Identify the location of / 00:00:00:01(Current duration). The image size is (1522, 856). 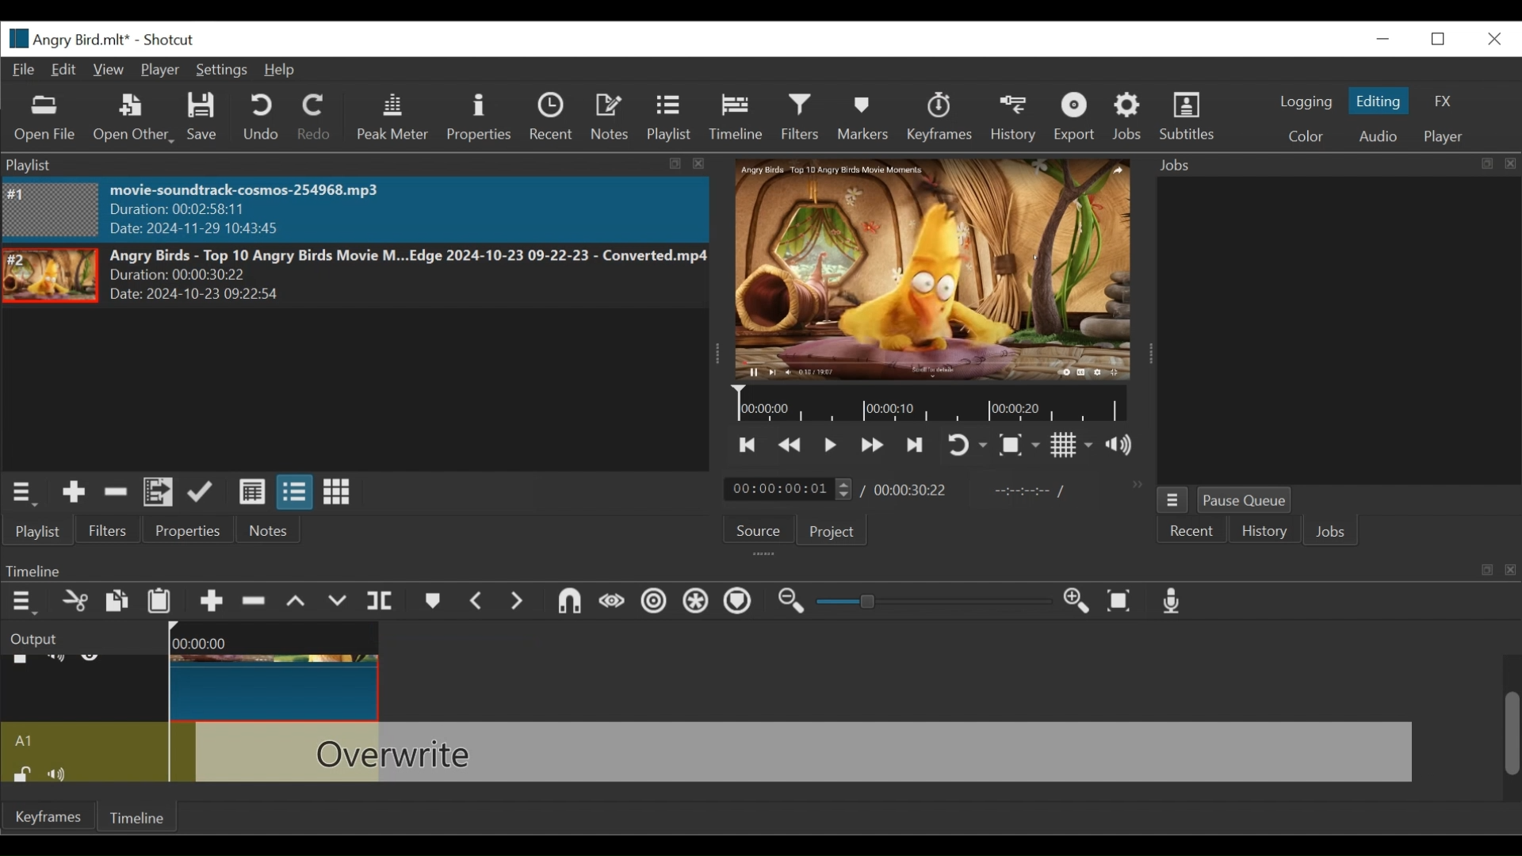
(782, 488).